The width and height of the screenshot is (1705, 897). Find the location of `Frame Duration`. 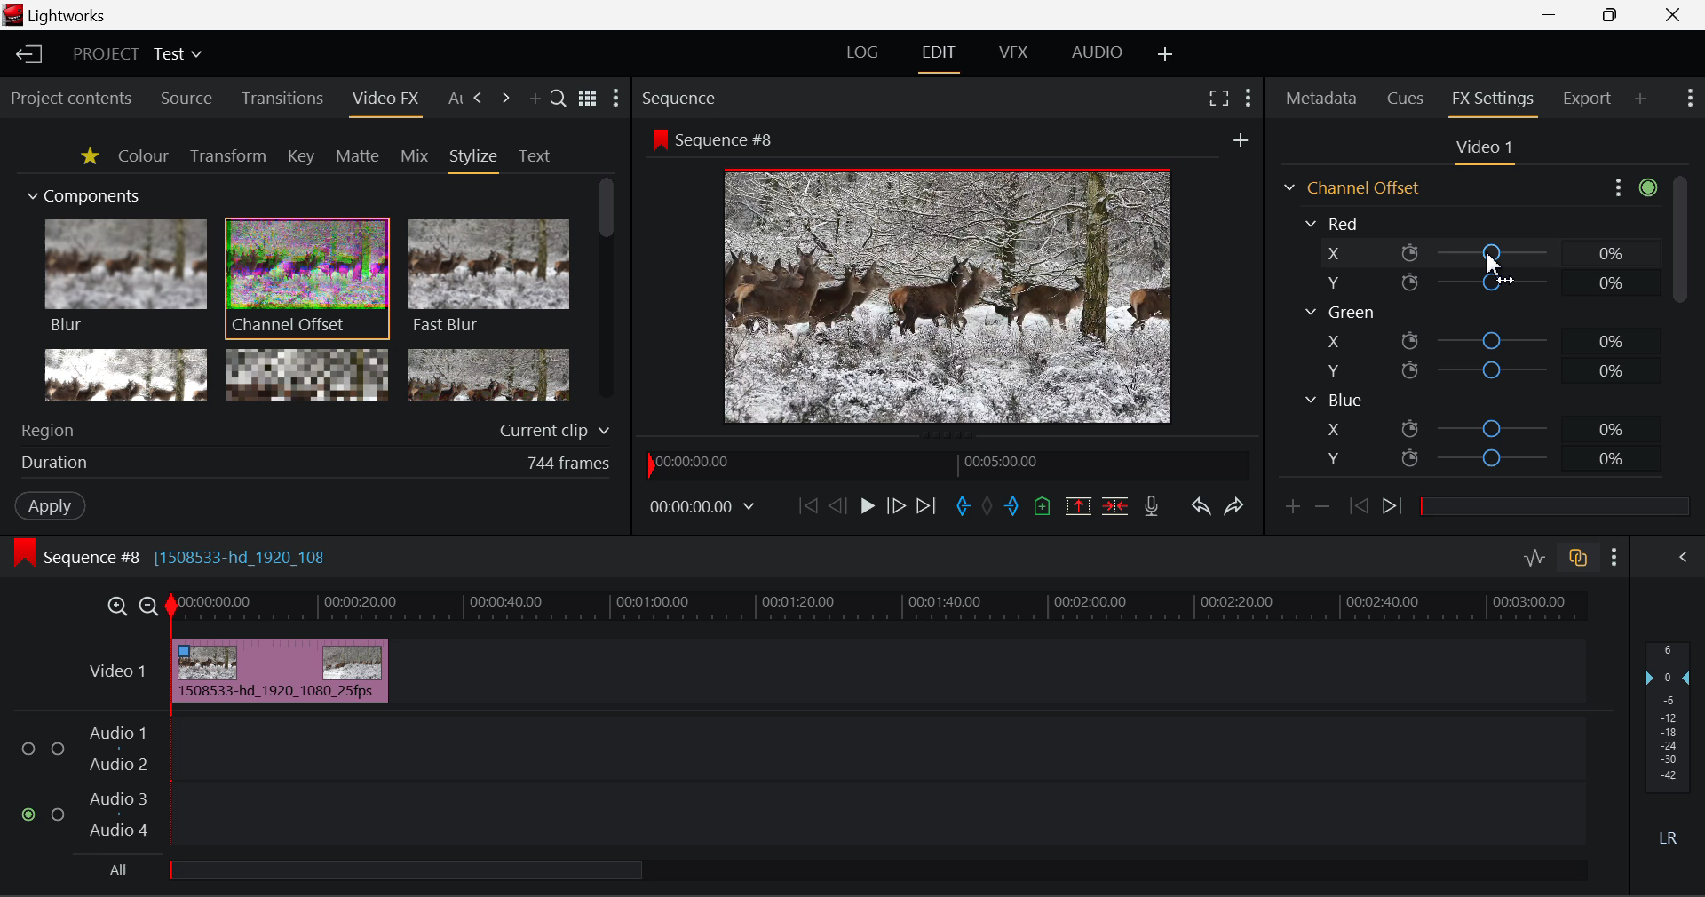

Frame Duration is located at coordinates (316, 464).